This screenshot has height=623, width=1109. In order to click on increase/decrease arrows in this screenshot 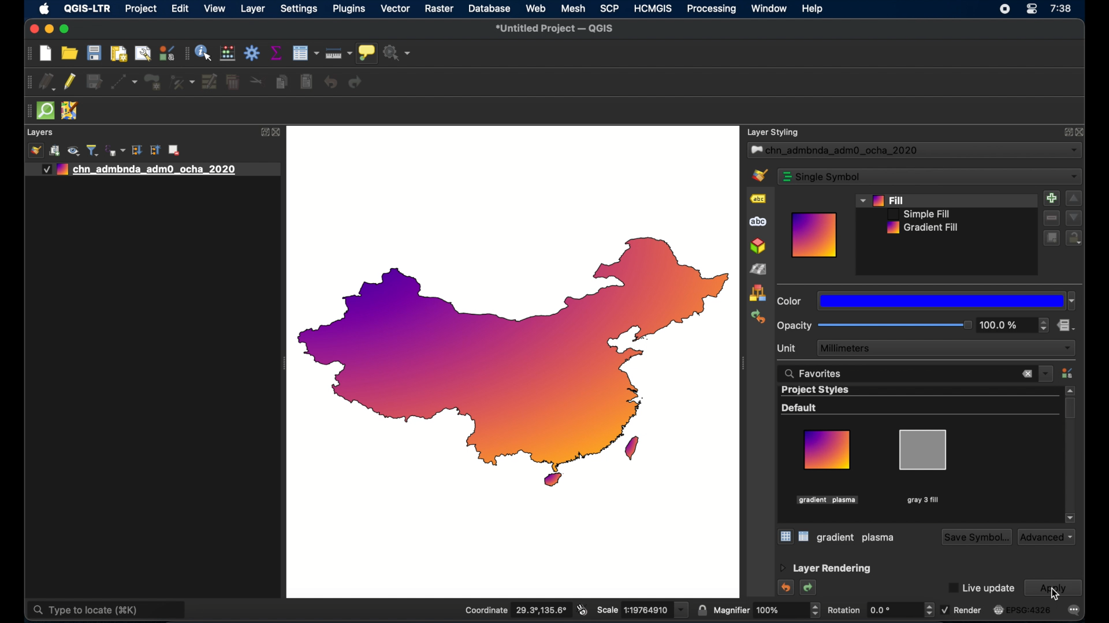, I will do `click(813, 611)`.